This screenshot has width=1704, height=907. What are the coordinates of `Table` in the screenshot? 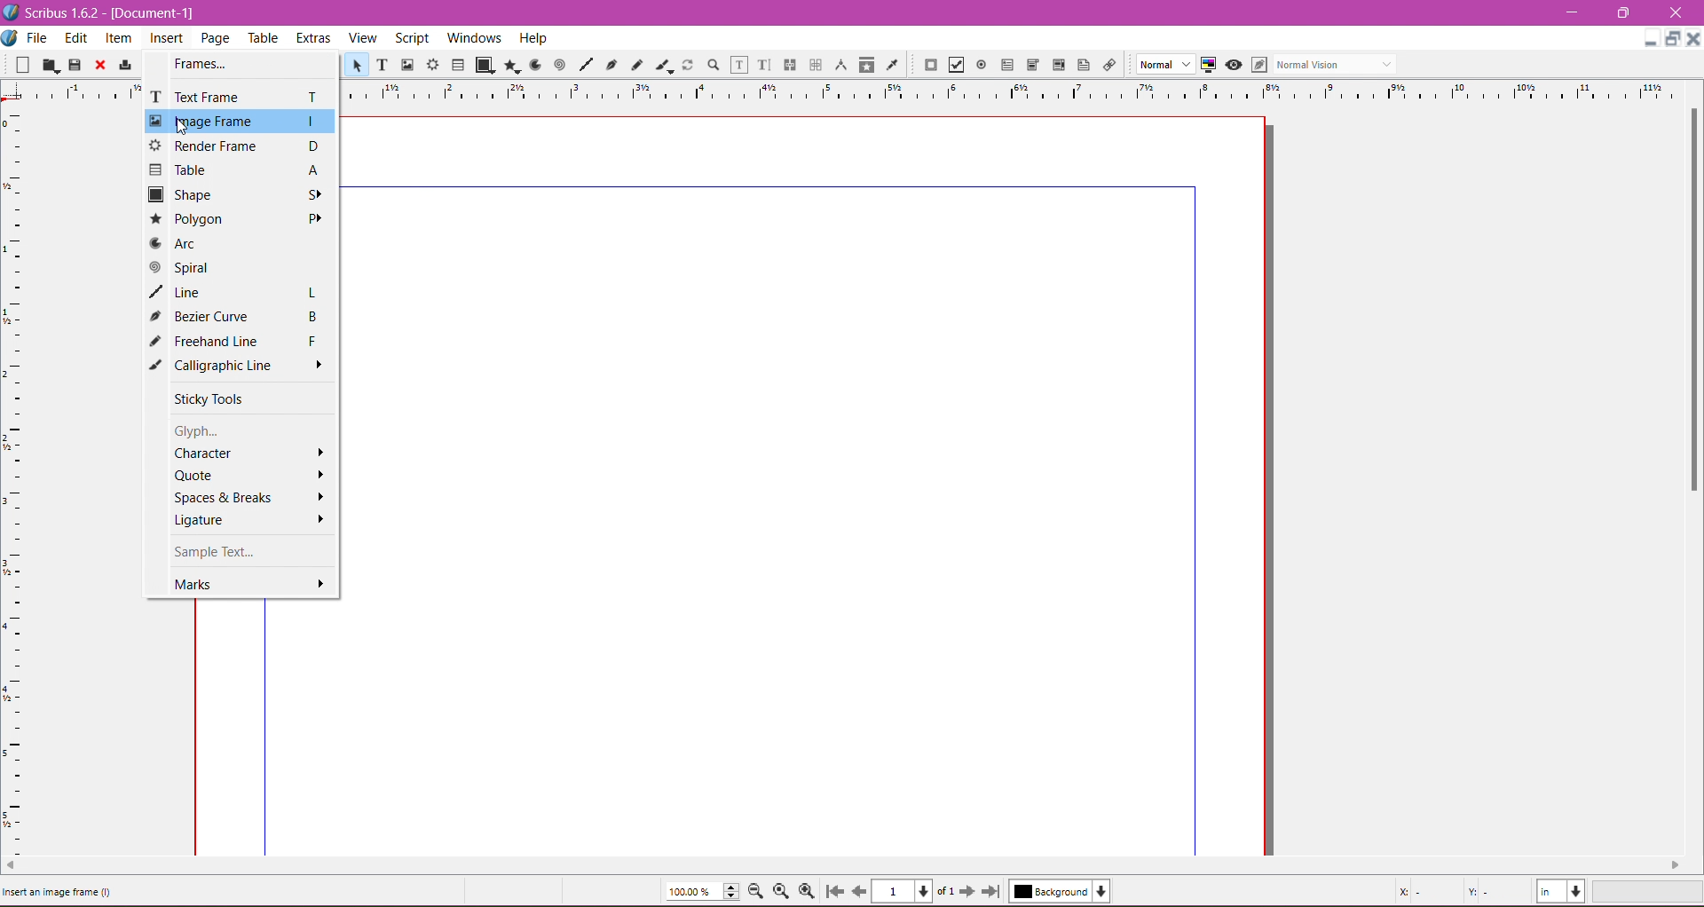 It's located at (458, 64).